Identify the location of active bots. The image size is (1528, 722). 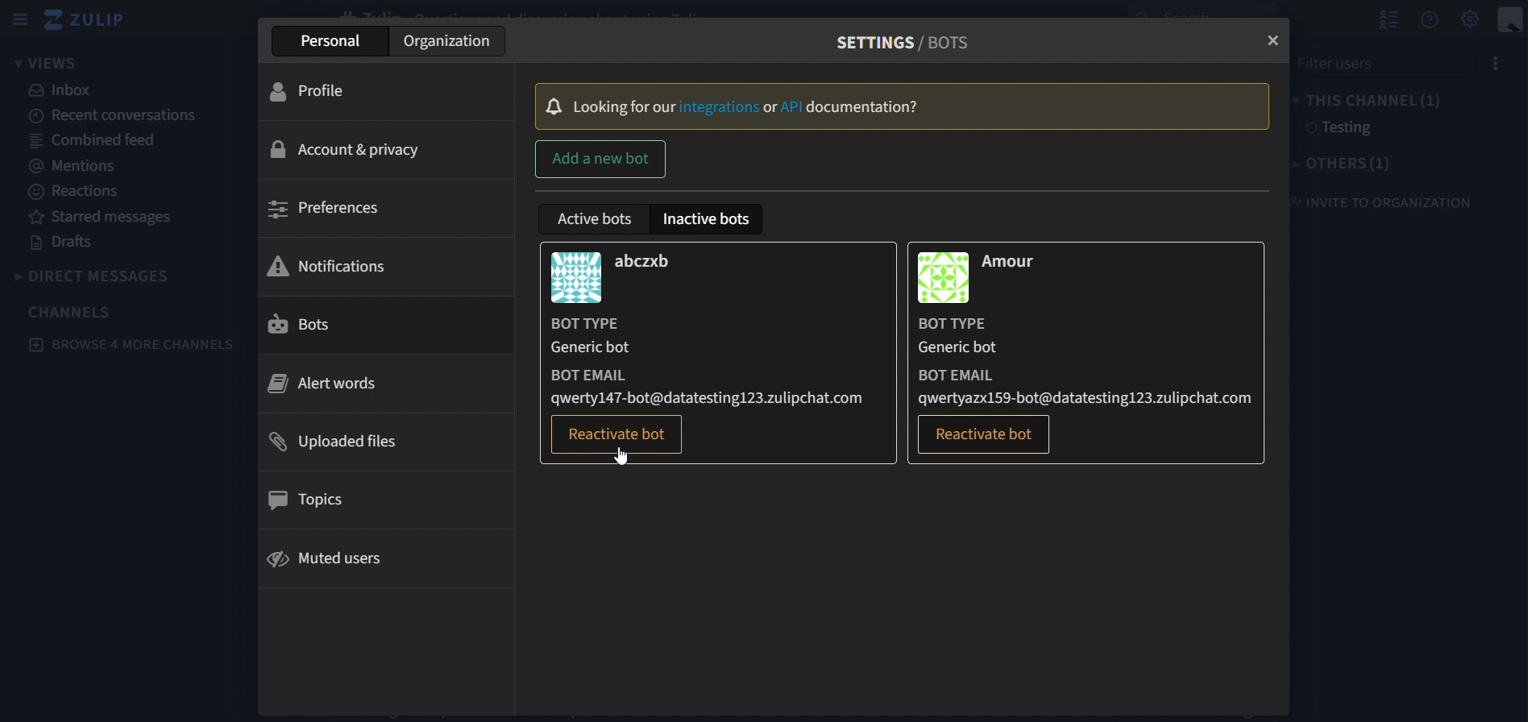
(590, 221).